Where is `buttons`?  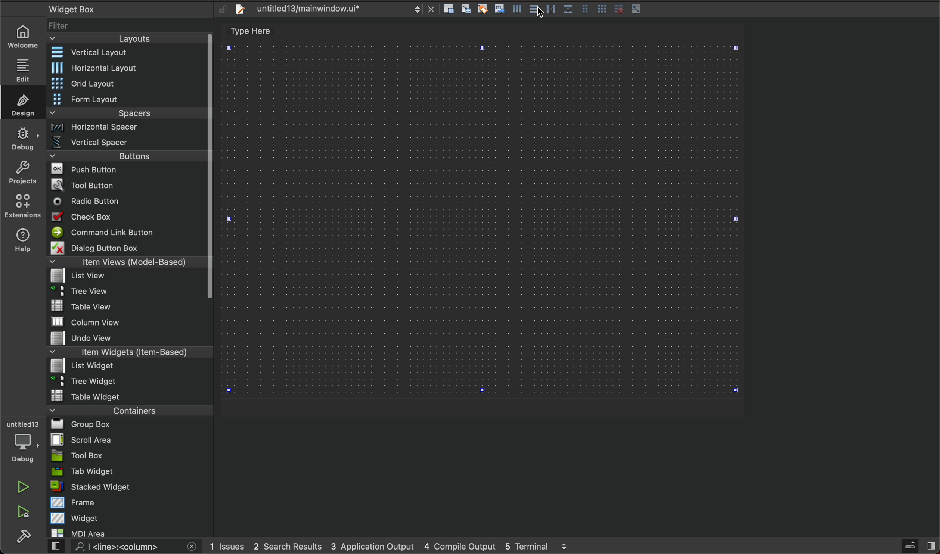
buttons is located at coordinates (132, 155).